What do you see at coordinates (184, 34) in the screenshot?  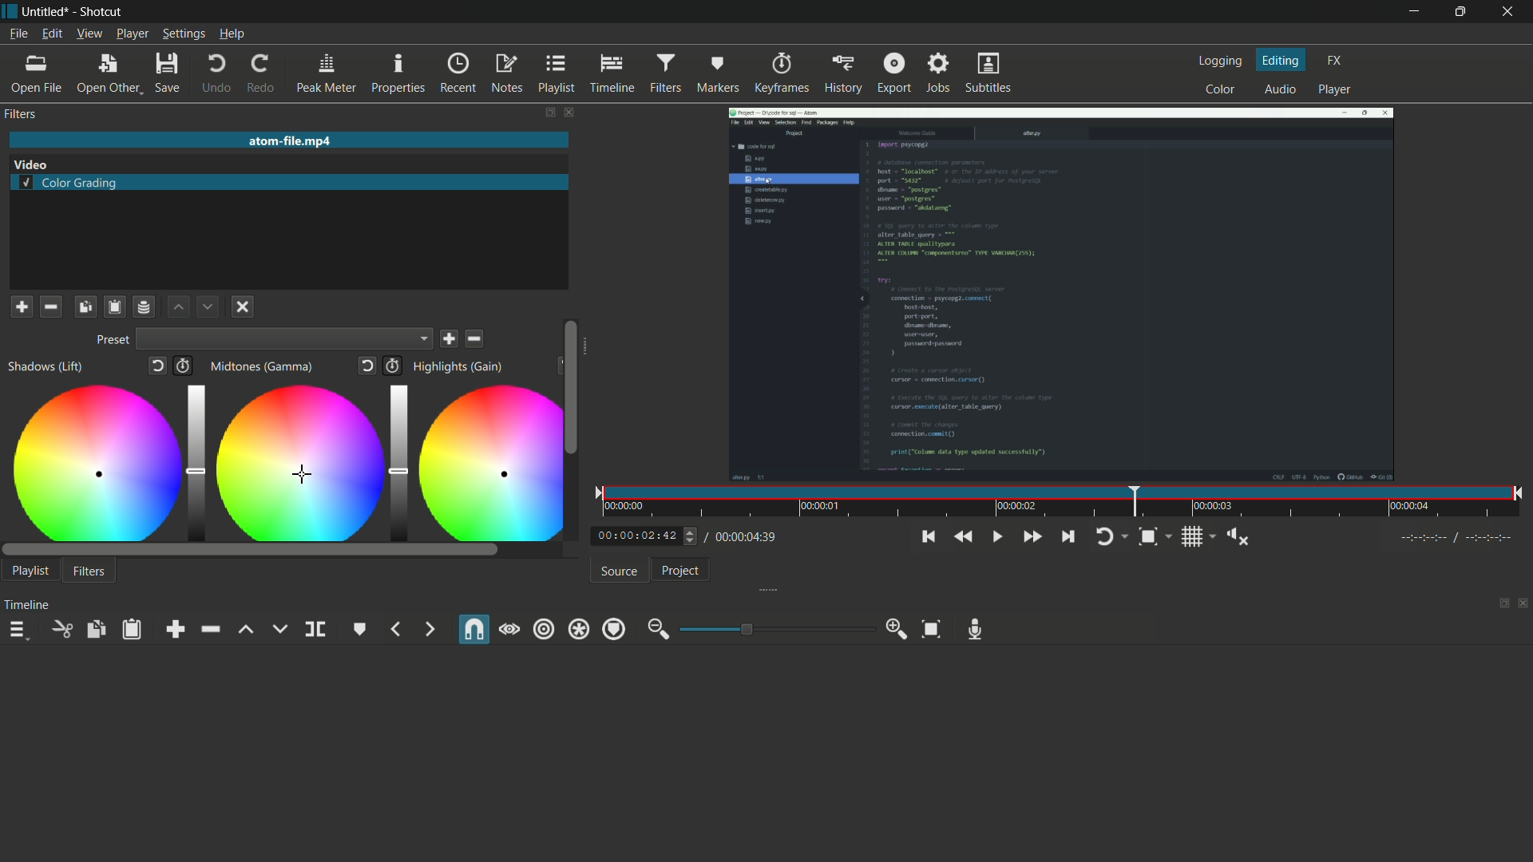 I see `settings menu` at bounding box center [184, 34].